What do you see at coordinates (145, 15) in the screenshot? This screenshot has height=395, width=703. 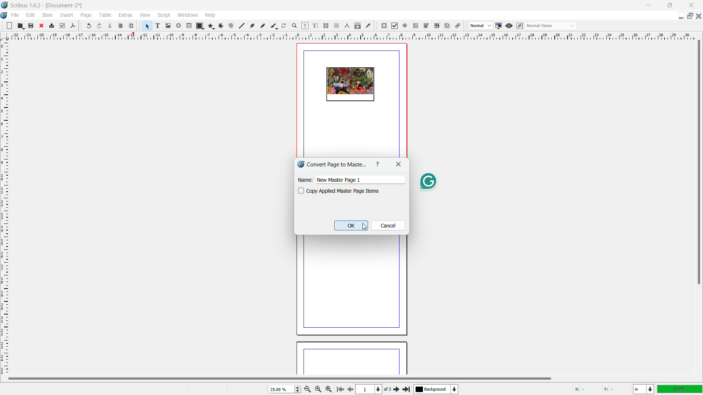 I see `view` at bounding box center [145, 15].